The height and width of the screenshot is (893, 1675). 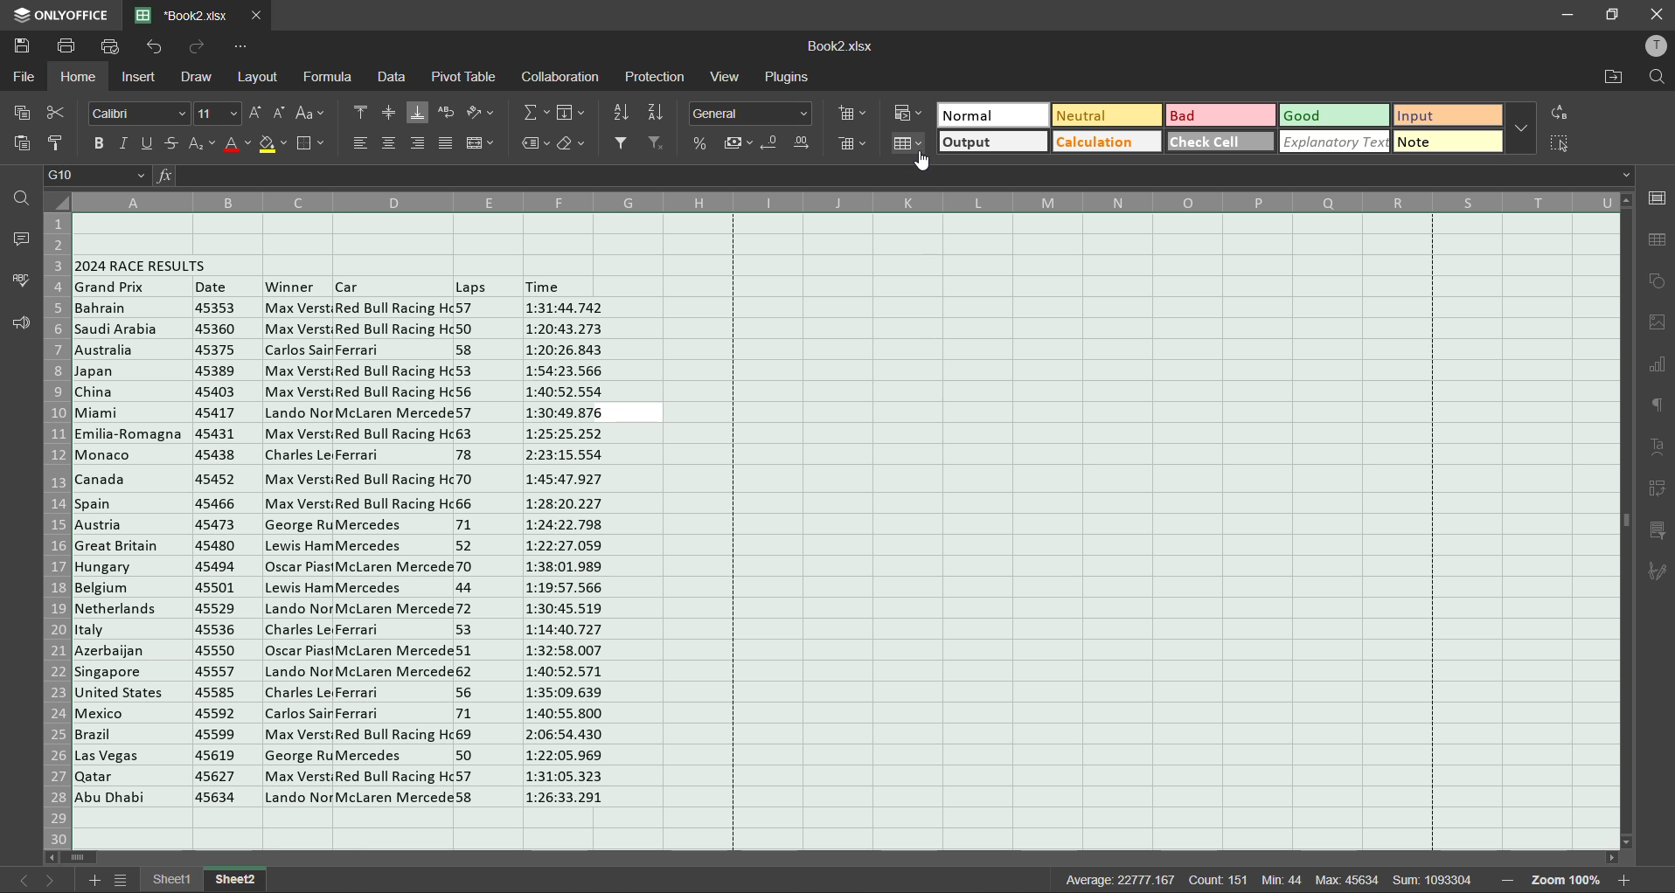 What do you see at coordinates (58, 113) in the screenshot?
I see `cut` at bounding box center [58, 113].